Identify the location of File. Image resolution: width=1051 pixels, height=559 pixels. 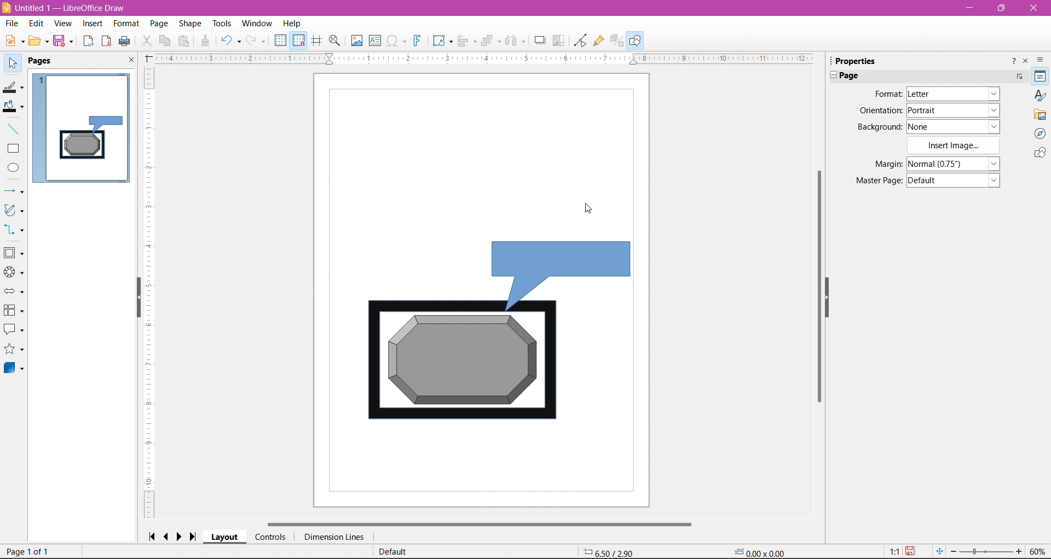
(11, 23).